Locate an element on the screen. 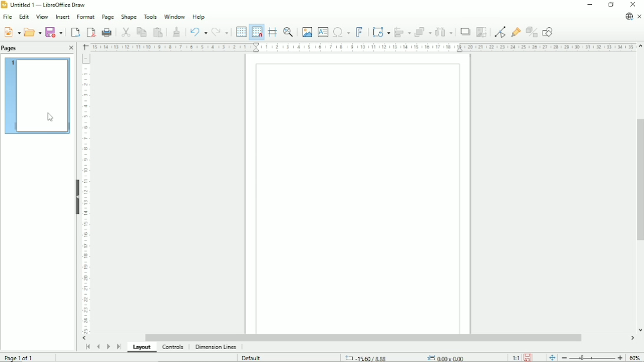 The height and width of the screenshot is (362, 644). View is located at coordinates (41, 17).